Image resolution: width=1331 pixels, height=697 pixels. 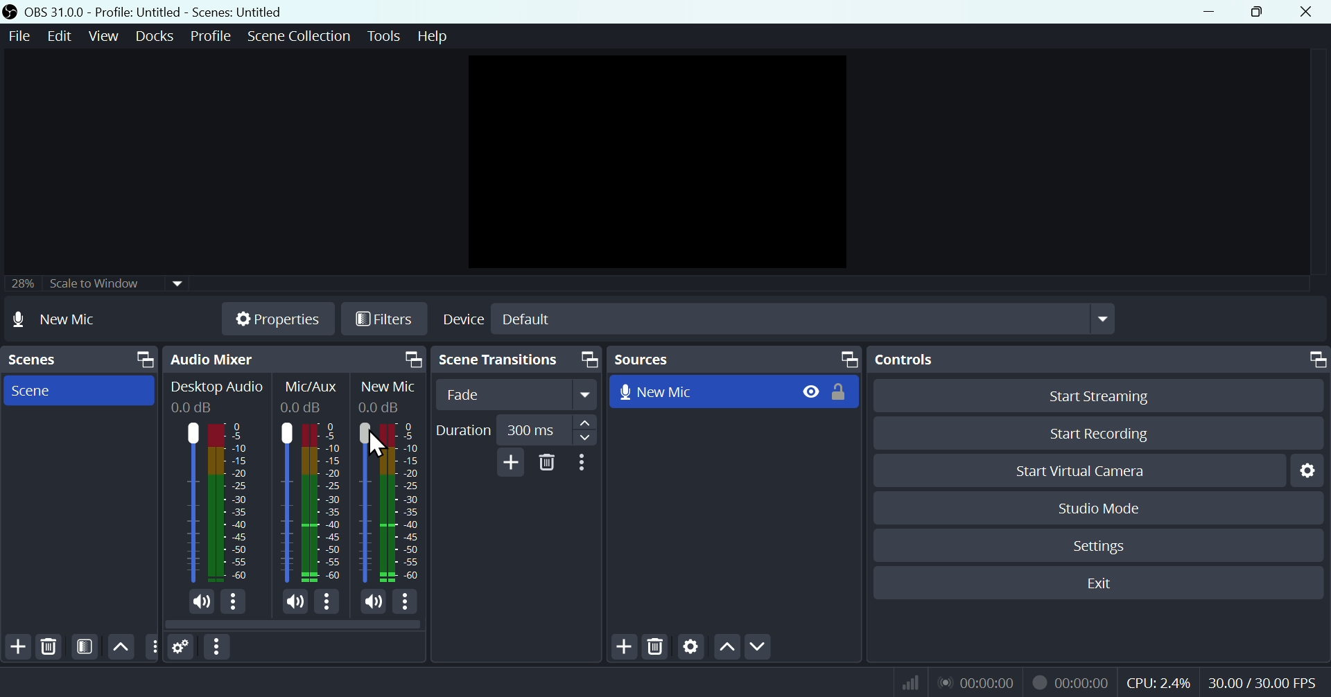 I want to click on Delete, so click(x=548, y=463).